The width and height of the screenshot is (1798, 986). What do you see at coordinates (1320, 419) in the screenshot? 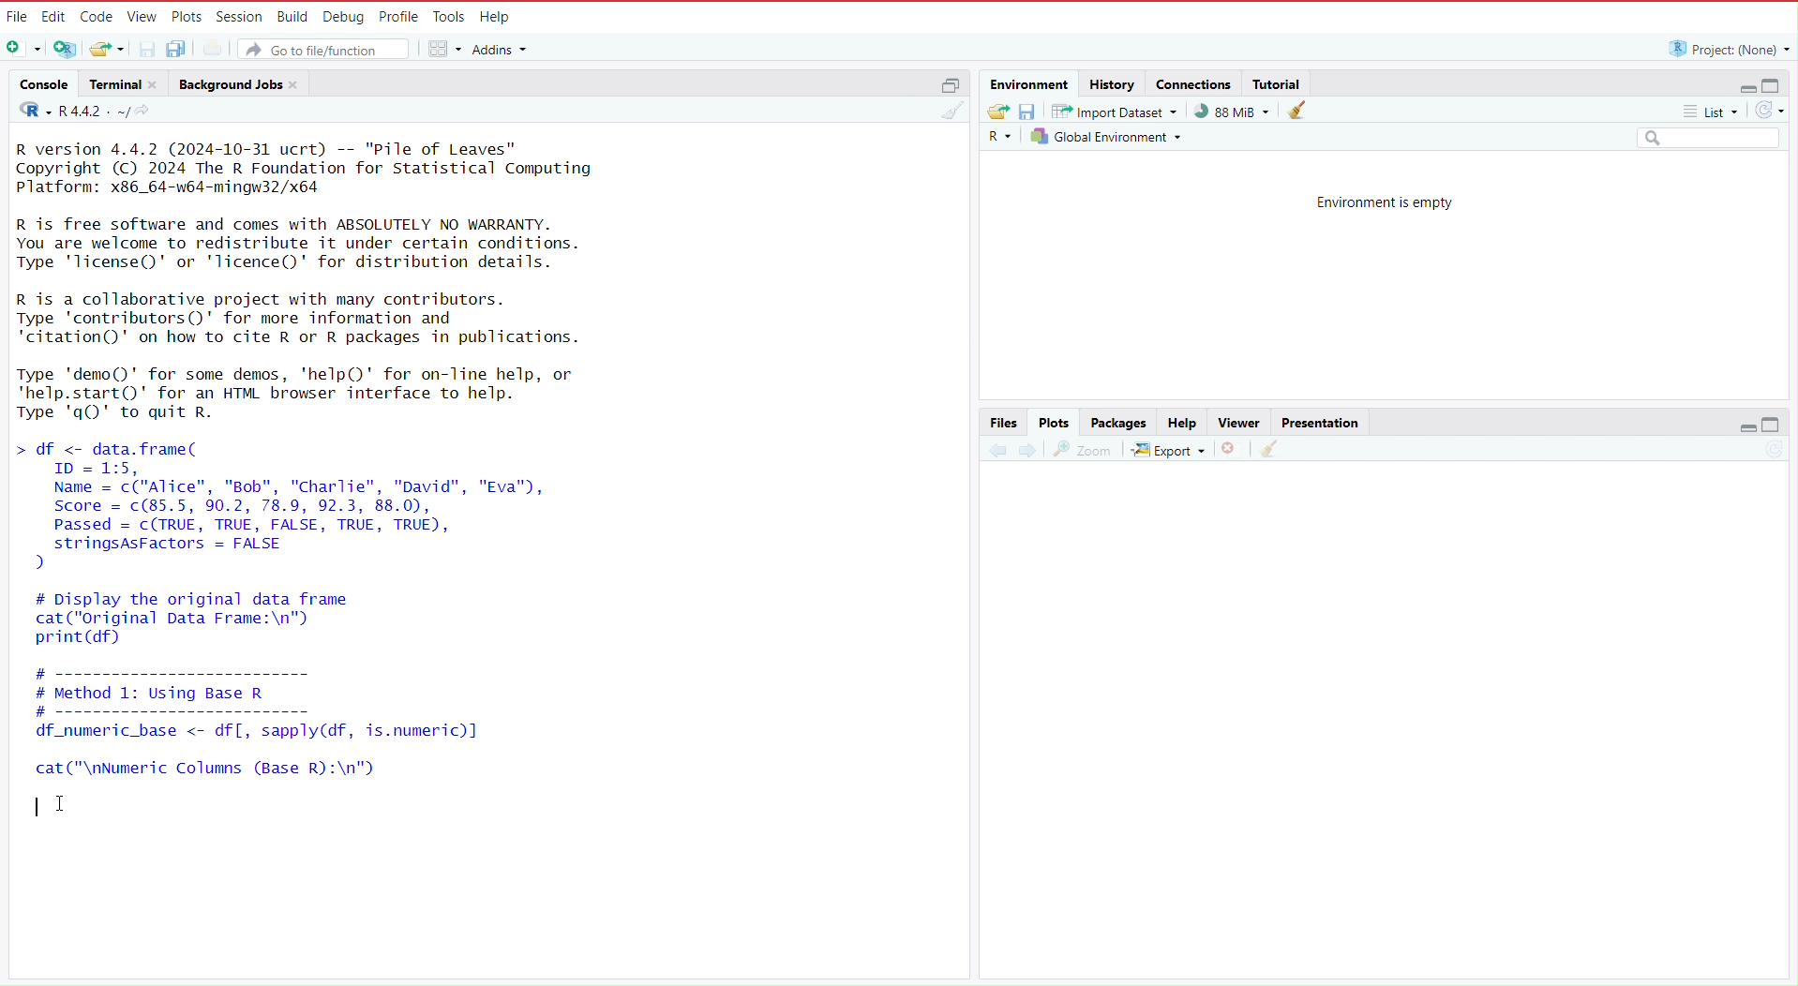
I see `Presentation` at bounding box center [1320, 419].